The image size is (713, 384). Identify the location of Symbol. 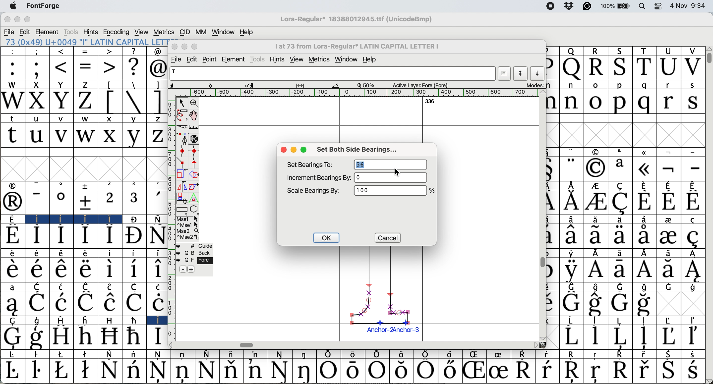
(694, 354).